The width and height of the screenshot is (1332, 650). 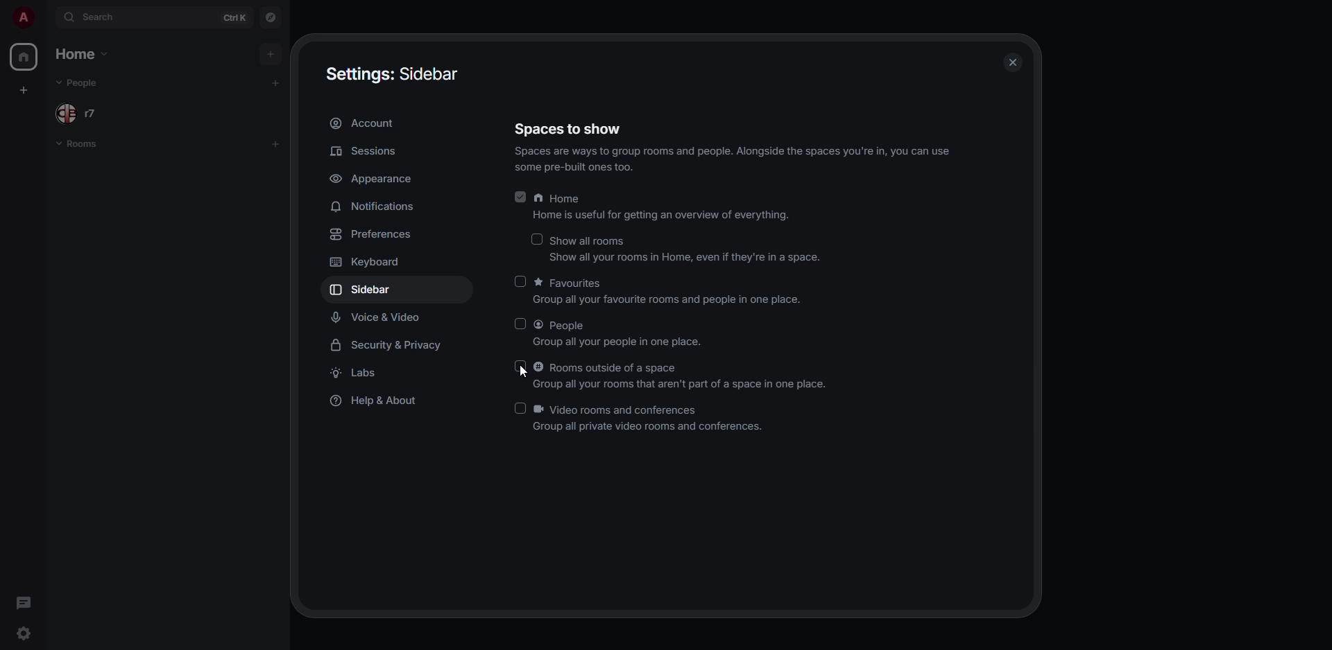 What do you see at coordinates (24, 91) in the screenshot?
I see `create space` at bounding box center [24, 91].